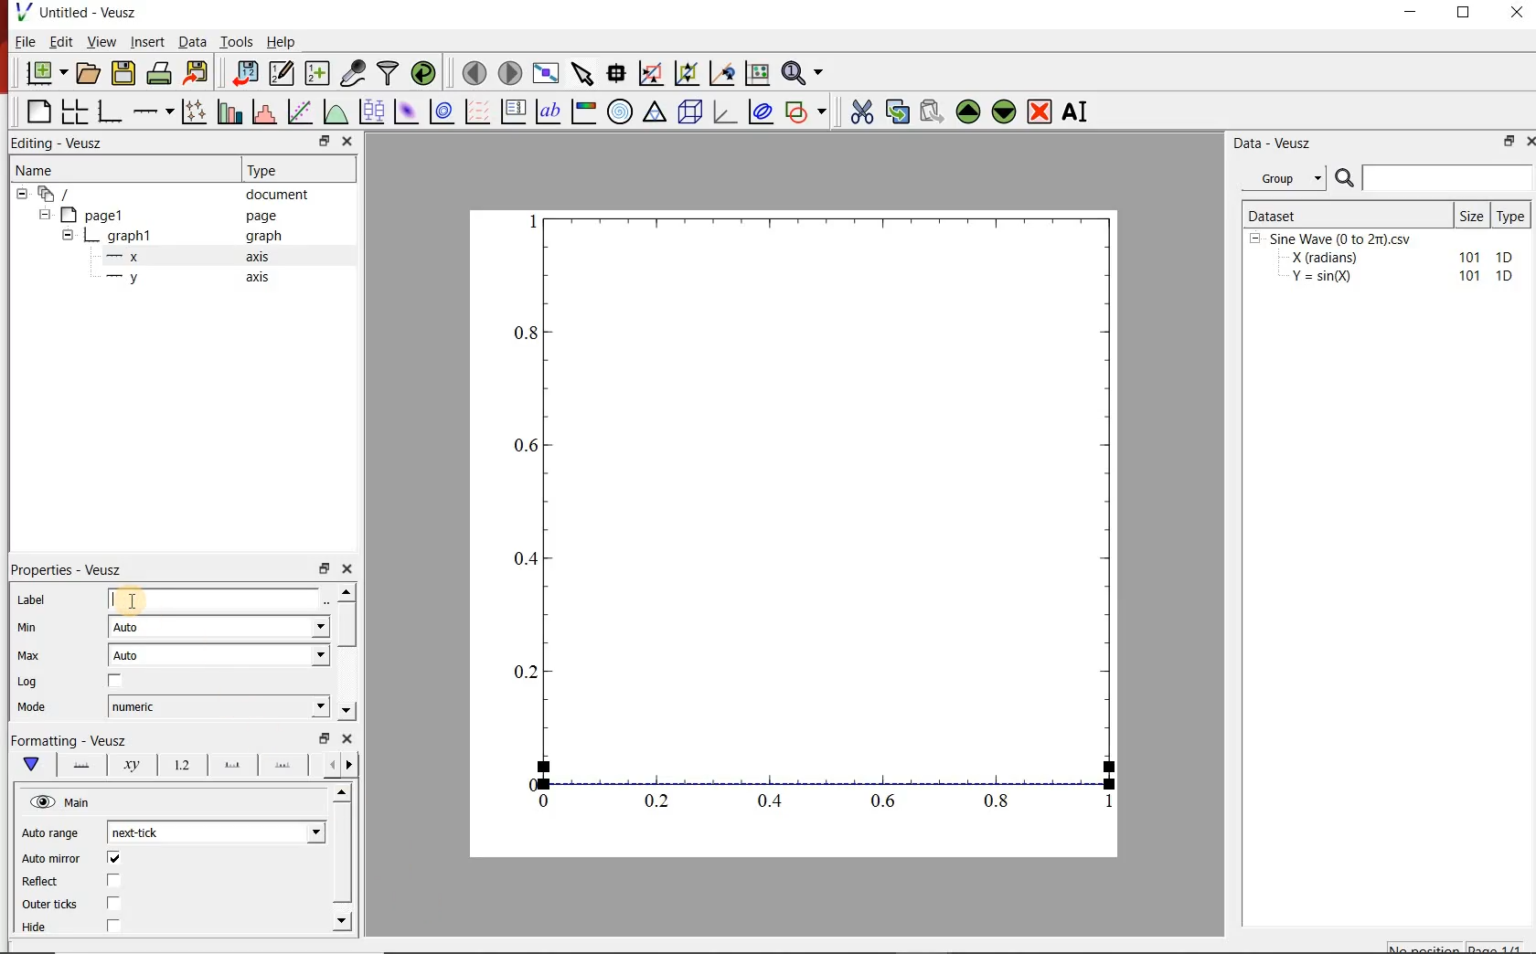 Image resolution: width=1536 pixels, height=954 pixels. What do you see at coordinates (128, 765) in the screenshot?
I see `xy` at bounding box center [128, 765].